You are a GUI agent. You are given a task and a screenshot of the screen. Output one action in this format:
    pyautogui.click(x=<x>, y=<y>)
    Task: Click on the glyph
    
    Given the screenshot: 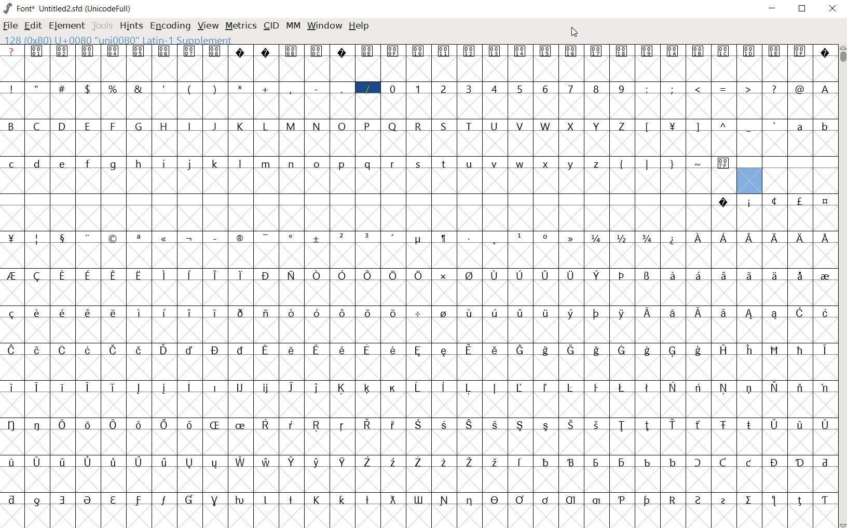 What is the action you would take?
    pyautogui.click(x=317, y=350)
    